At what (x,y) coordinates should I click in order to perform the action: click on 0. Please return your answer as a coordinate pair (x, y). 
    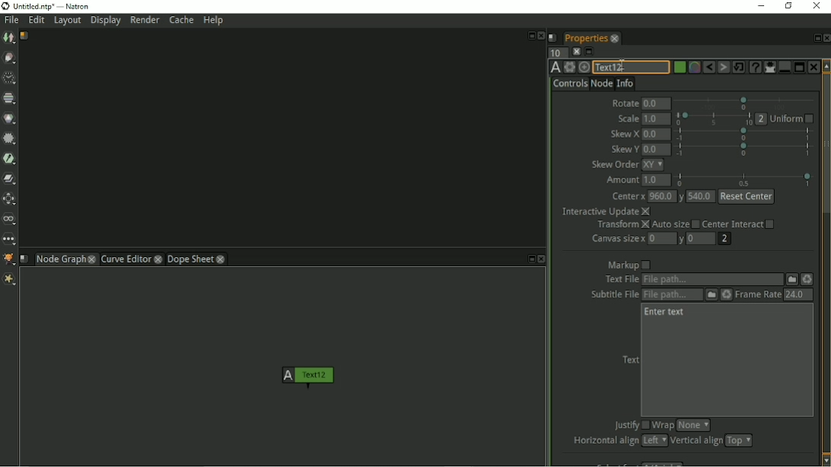
    Looking at the image, I should click on (662, 237).